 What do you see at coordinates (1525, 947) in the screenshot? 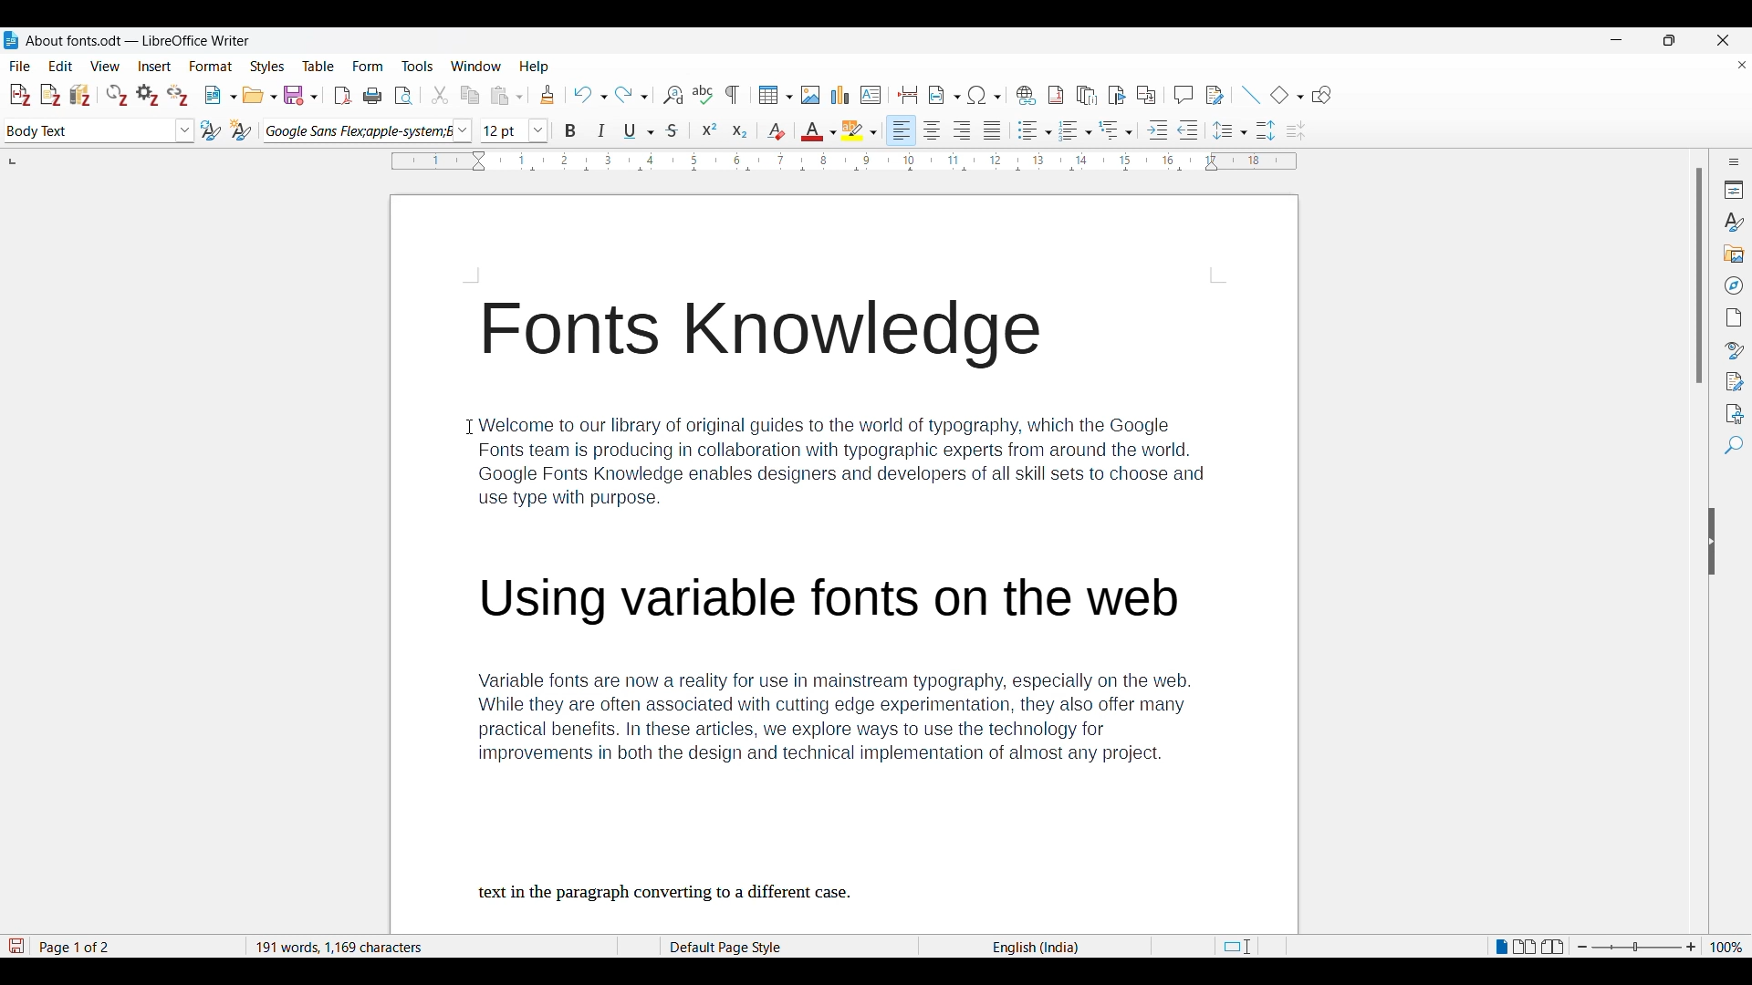
I see `Multiple page view` at bounding box center [1525, 947].